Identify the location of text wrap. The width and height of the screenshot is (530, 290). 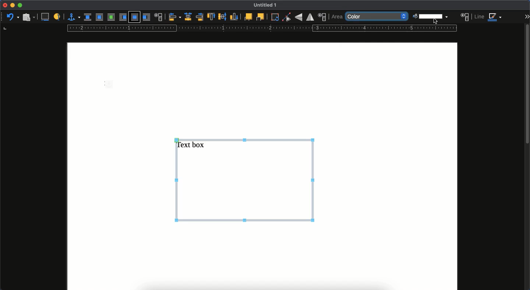
(159, 17).